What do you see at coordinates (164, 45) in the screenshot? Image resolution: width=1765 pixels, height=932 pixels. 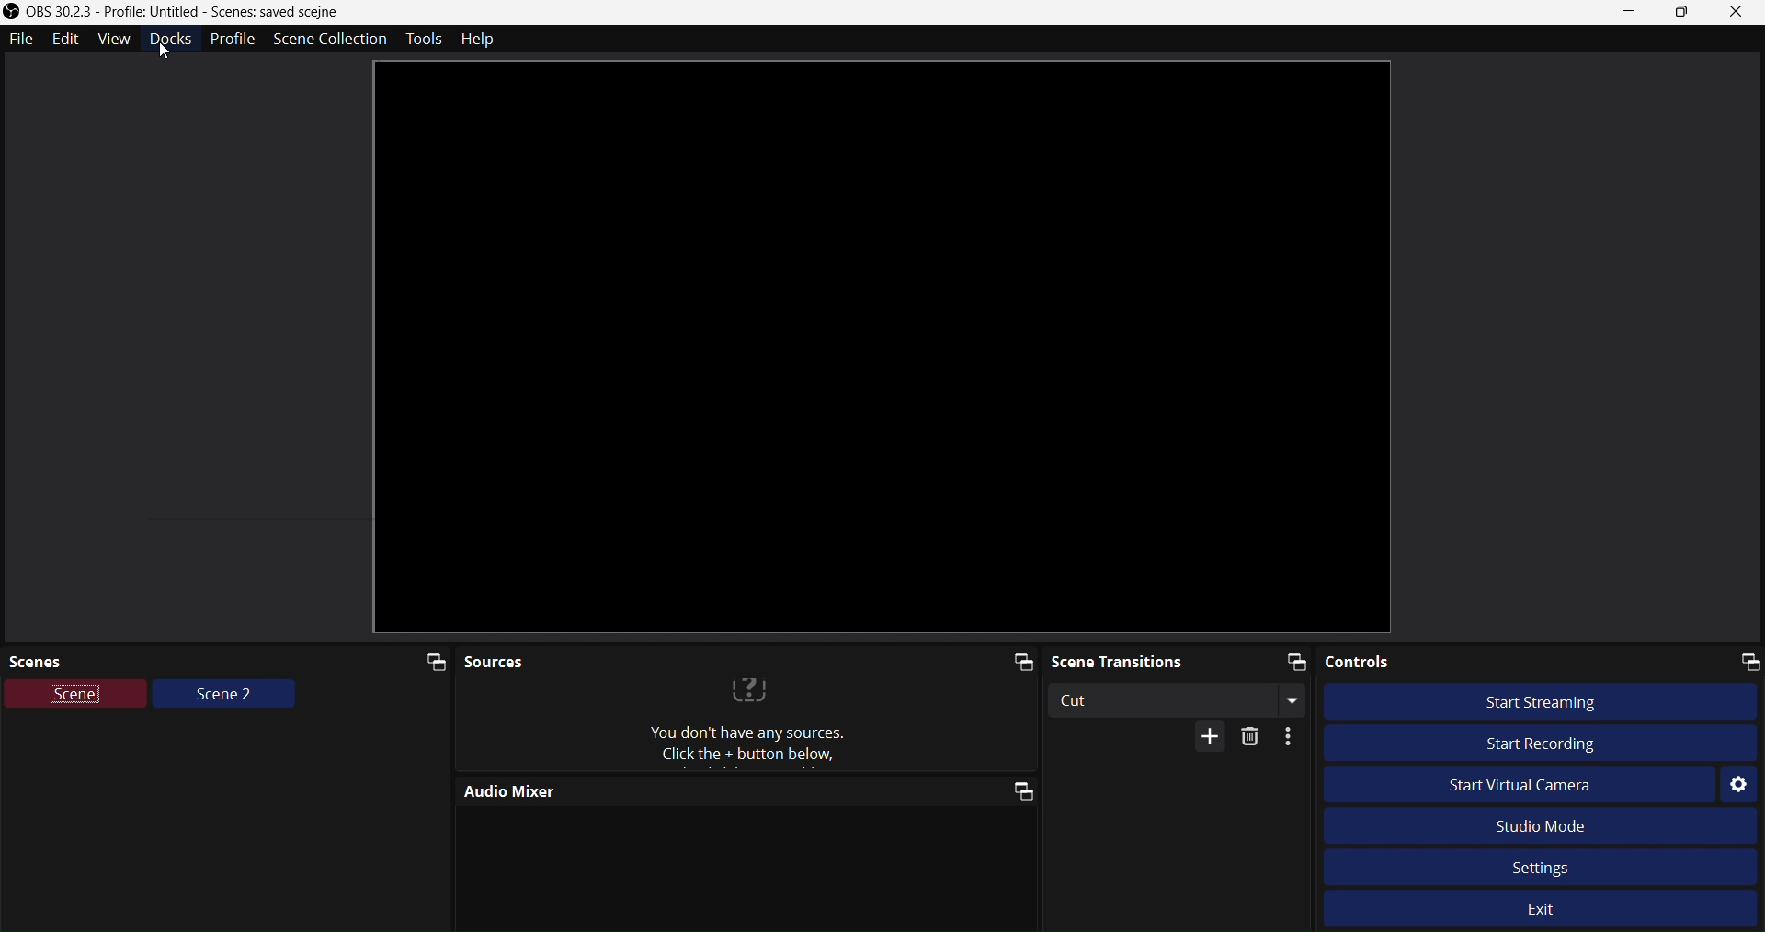 I see `Docks` at bounding box center [164, 45].